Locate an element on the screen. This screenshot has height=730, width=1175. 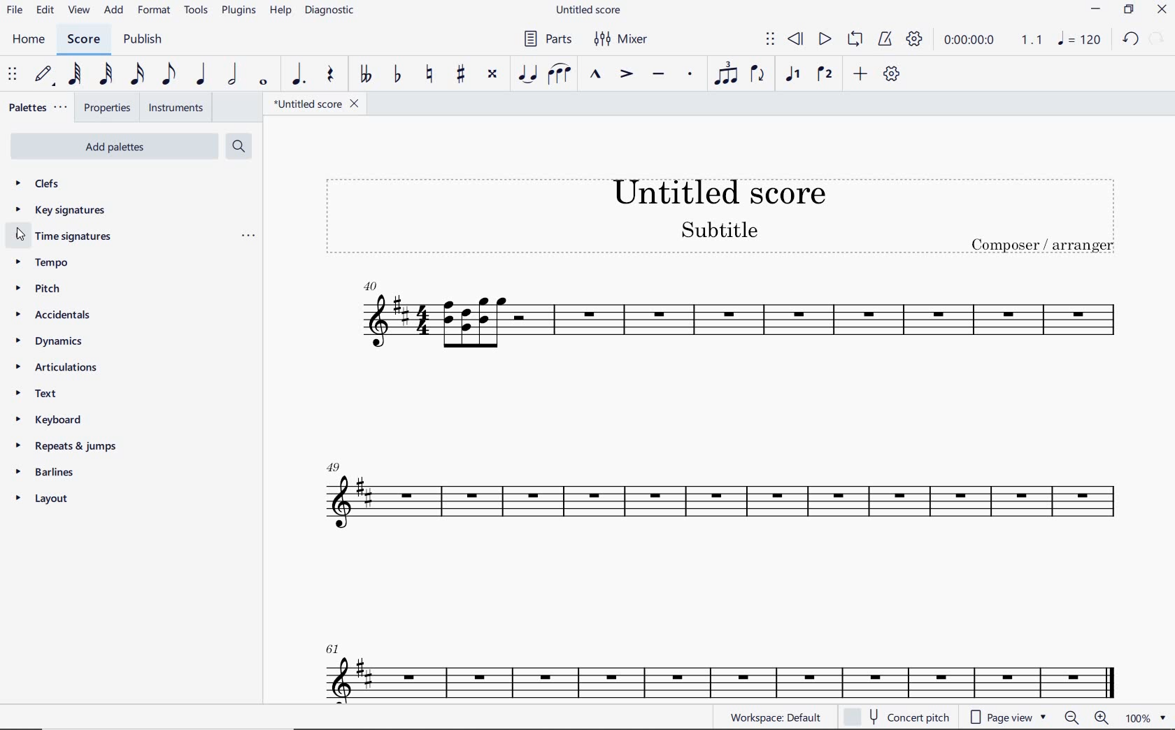
MINIMIZE is located at coordinates (1096, 9).